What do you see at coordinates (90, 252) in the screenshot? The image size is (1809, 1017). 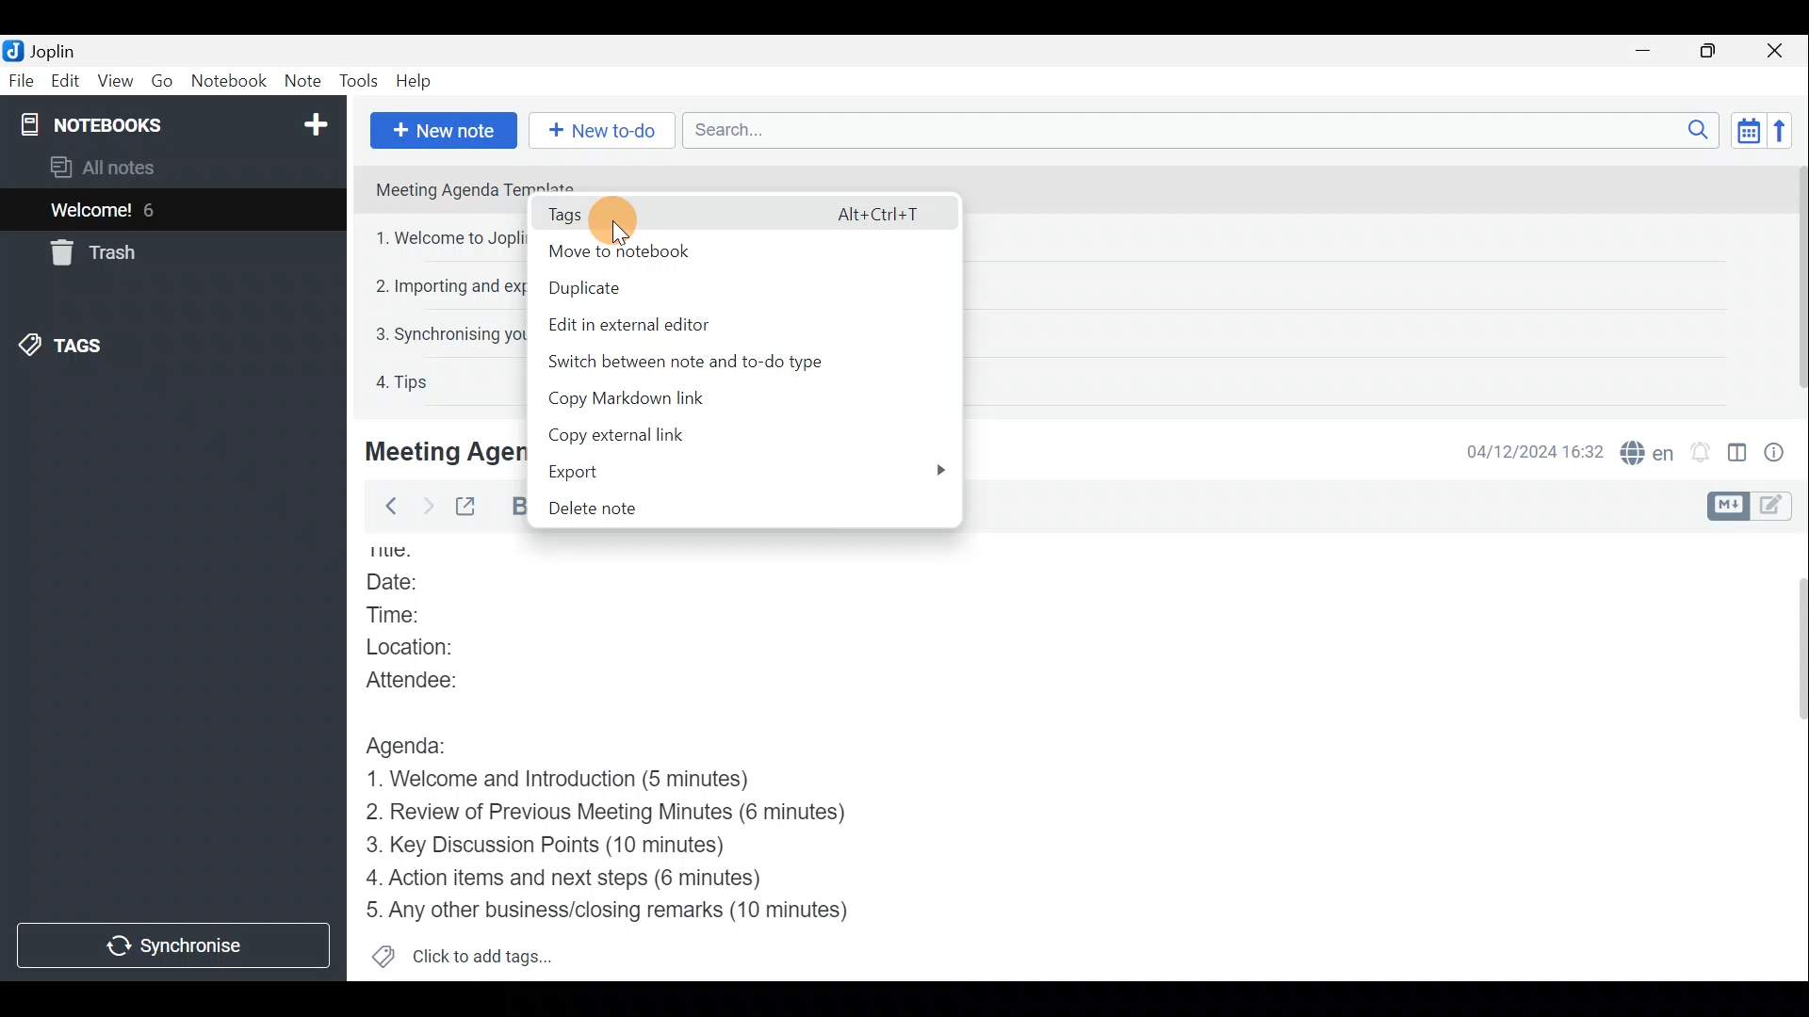 I see `Trash` at bounding box center [90, 252].